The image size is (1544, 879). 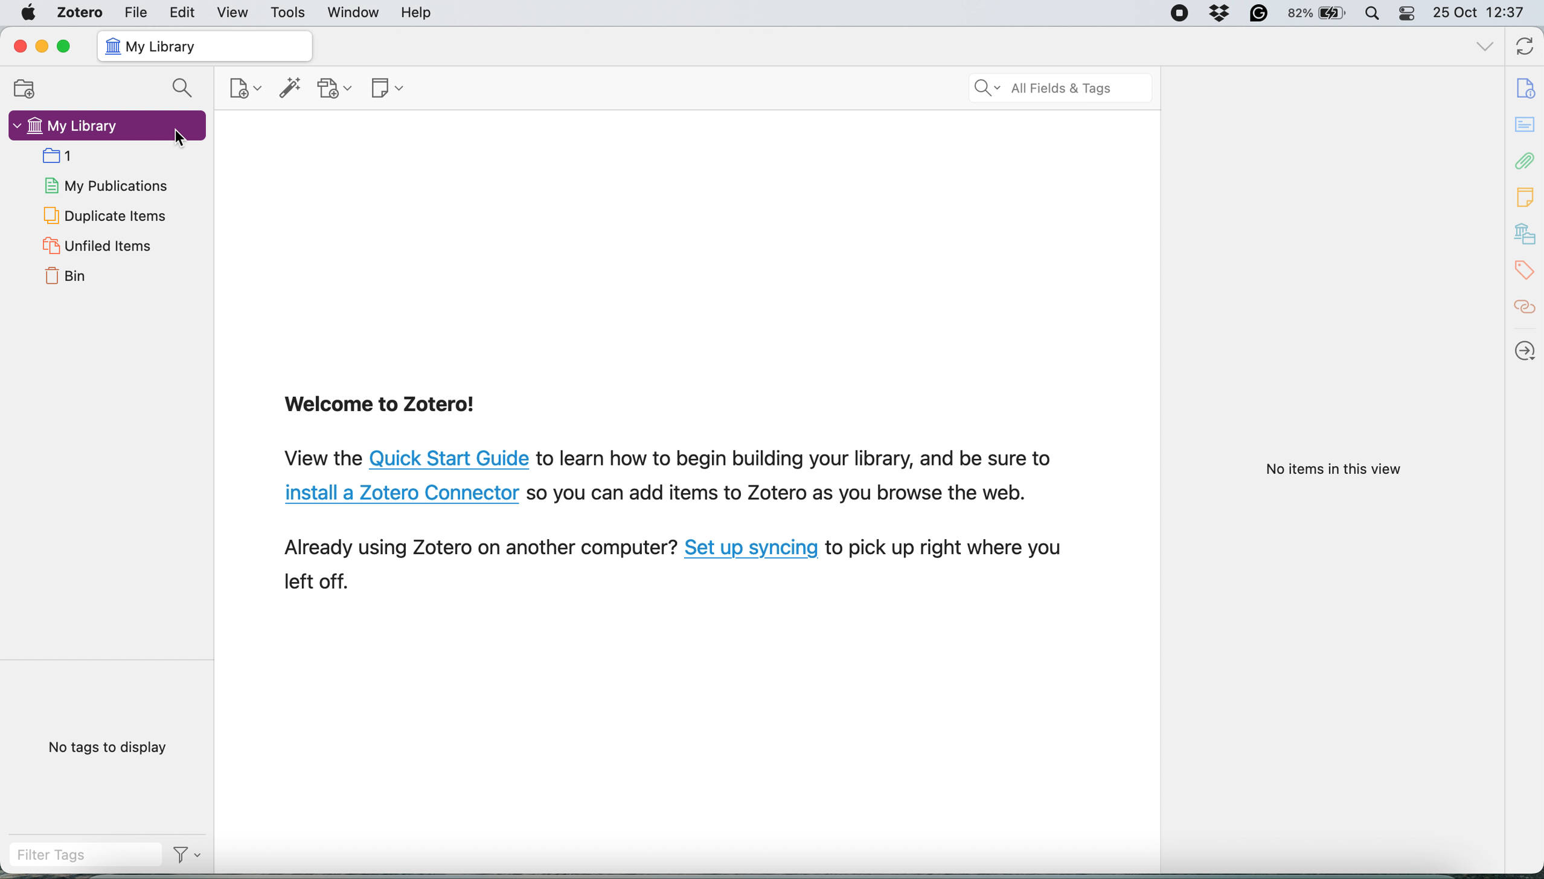 I want to click on abstract, so click(x=1526, y=124).